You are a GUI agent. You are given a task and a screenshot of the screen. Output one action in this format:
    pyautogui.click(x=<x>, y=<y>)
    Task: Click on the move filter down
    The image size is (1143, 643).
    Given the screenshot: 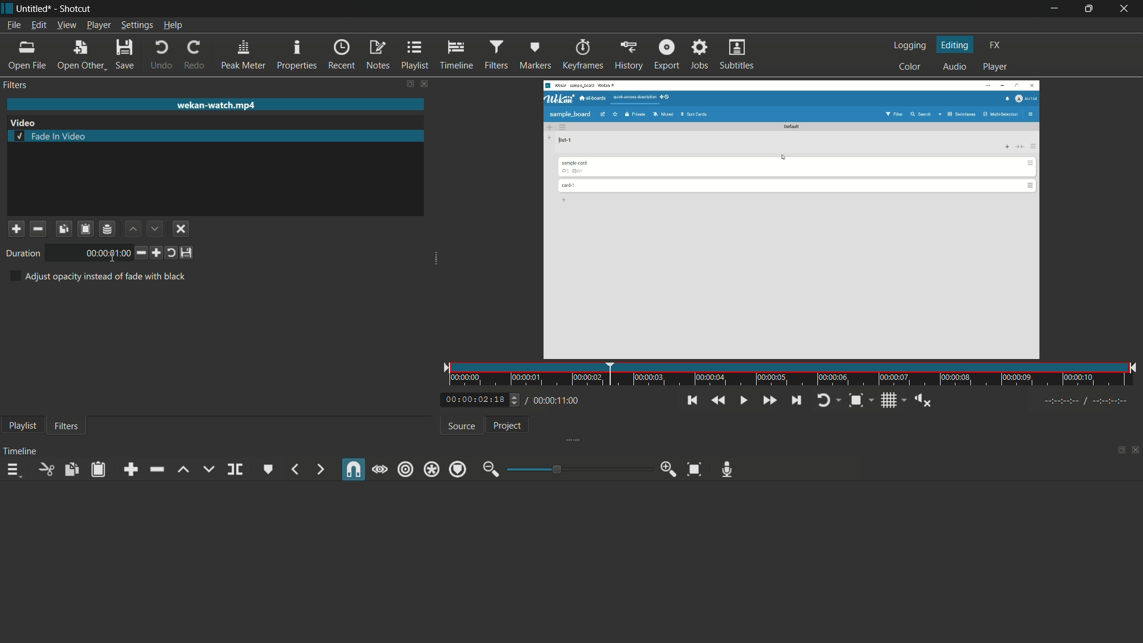 What is the action you would take?
    pyautogui.click(x=155, y=229)
    